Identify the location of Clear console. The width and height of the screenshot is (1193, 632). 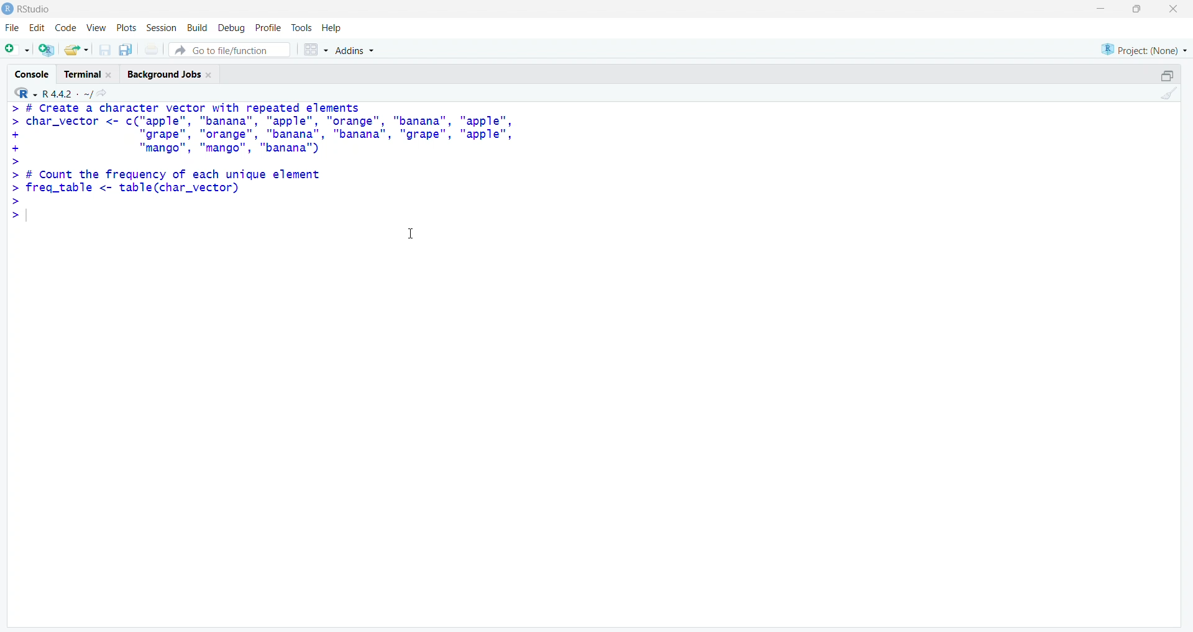
(1168, 94).